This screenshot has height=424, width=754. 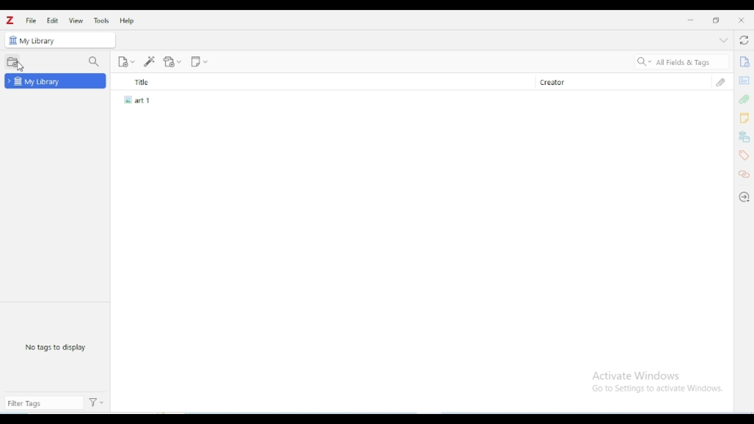 I want to click on help, so click(x=126, y=21).